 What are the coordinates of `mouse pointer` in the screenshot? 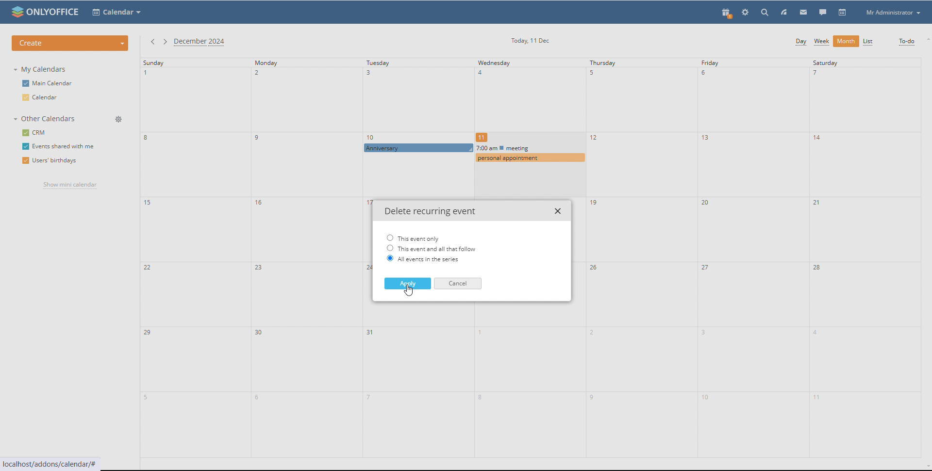 It's located at (409, 292).